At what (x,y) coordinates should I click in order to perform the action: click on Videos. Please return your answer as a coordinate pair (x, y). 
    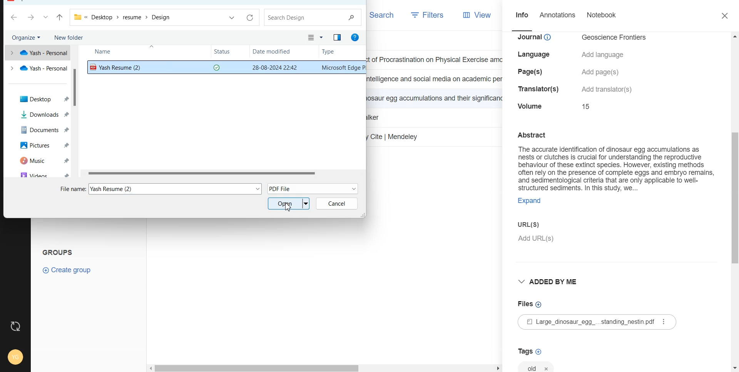
    Looking at the image, I should click on (37, 174).